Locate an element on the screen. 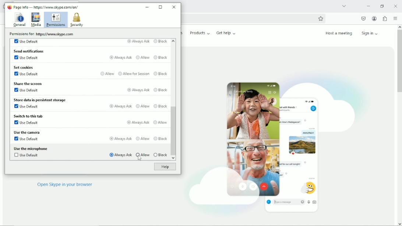 The height and width of the screenshot is (226, 402). Use default is located at coordinates (25, 123).